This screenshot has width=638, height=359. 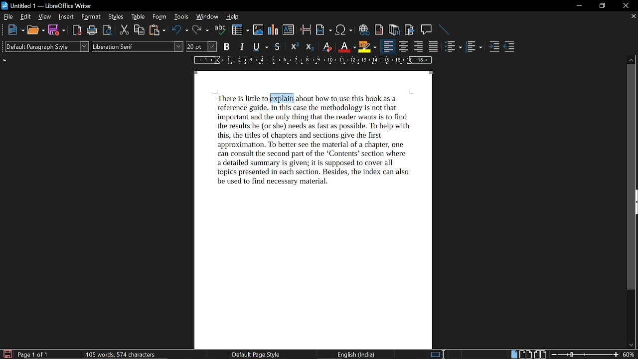 What do you see at coordinates (259, 29) in the screenshot?
I see `insert image` at bounding box center [259, 29].